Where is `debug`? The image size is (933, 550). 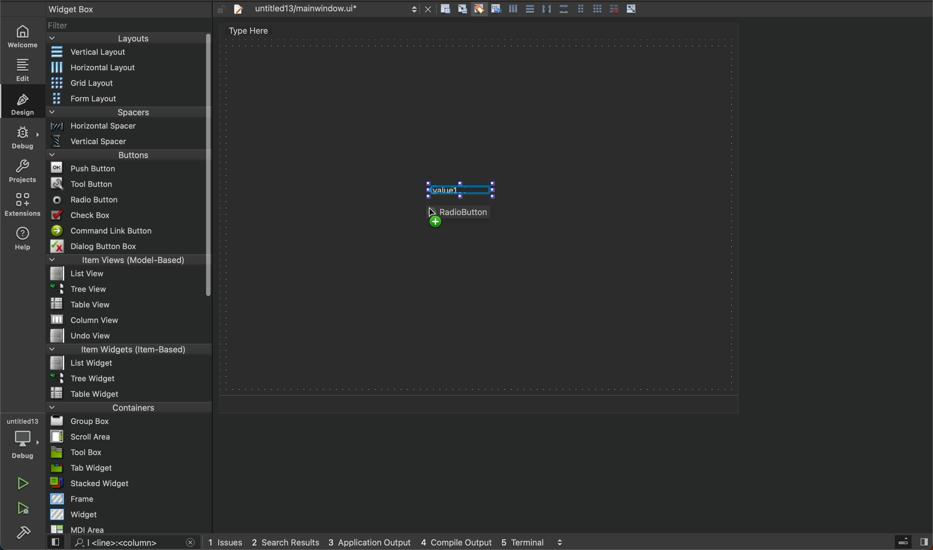 debug is located at coordinates (27, 439).